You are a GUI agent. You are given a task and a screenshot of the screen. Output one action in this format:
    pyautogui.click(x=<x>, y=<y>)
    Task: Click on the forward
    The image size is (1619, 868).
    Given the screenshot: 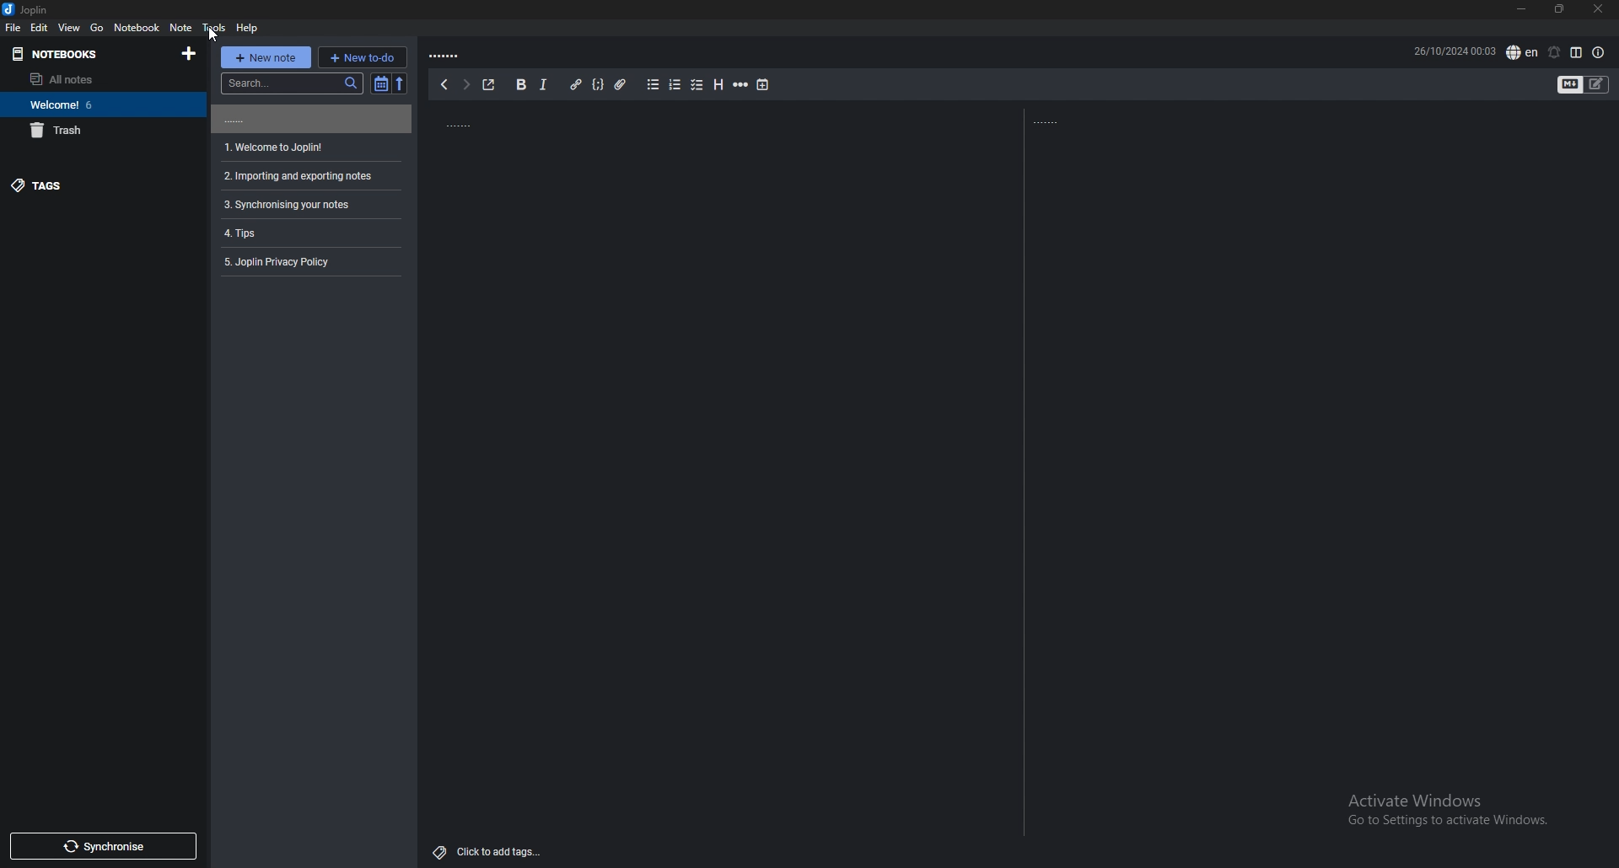 What is the action you would take?
    pyautogui.click(x=465, y=85)
    